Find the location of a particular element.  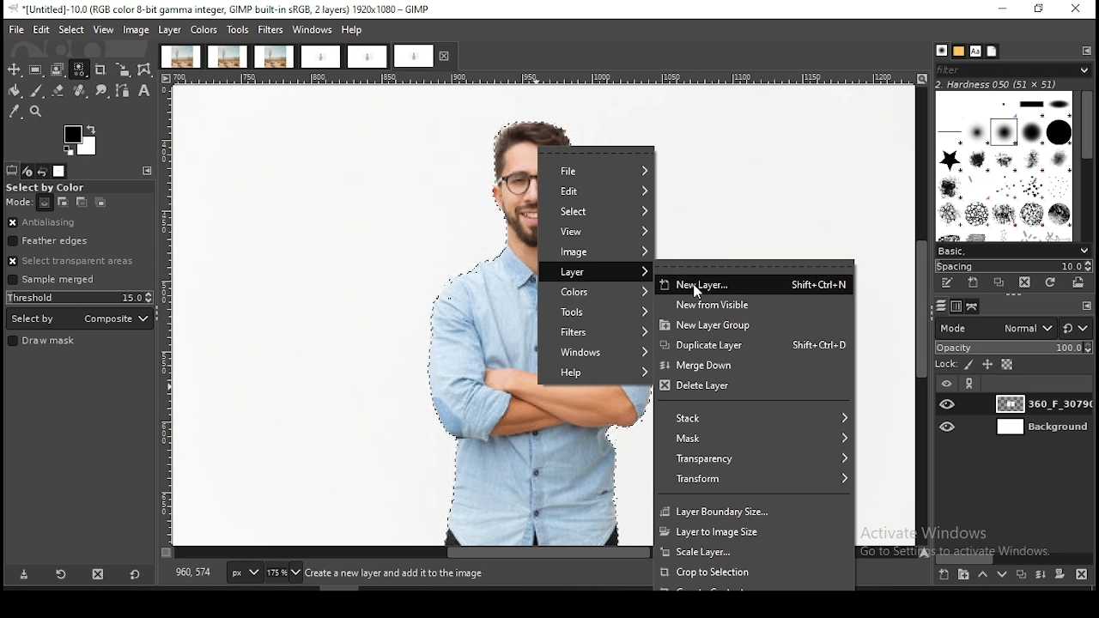

save tool preset is located at coordinates (23, 574).